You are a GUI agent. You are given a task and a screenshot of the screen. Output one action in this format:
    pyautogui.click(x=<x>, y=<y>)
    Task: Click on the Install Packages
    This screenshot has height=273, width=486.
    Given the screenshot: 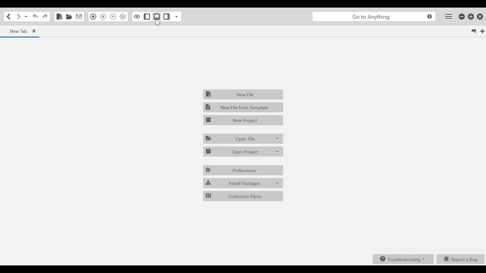 What is the action you would take?
    pyautogui.click(x=242, y=183)
    